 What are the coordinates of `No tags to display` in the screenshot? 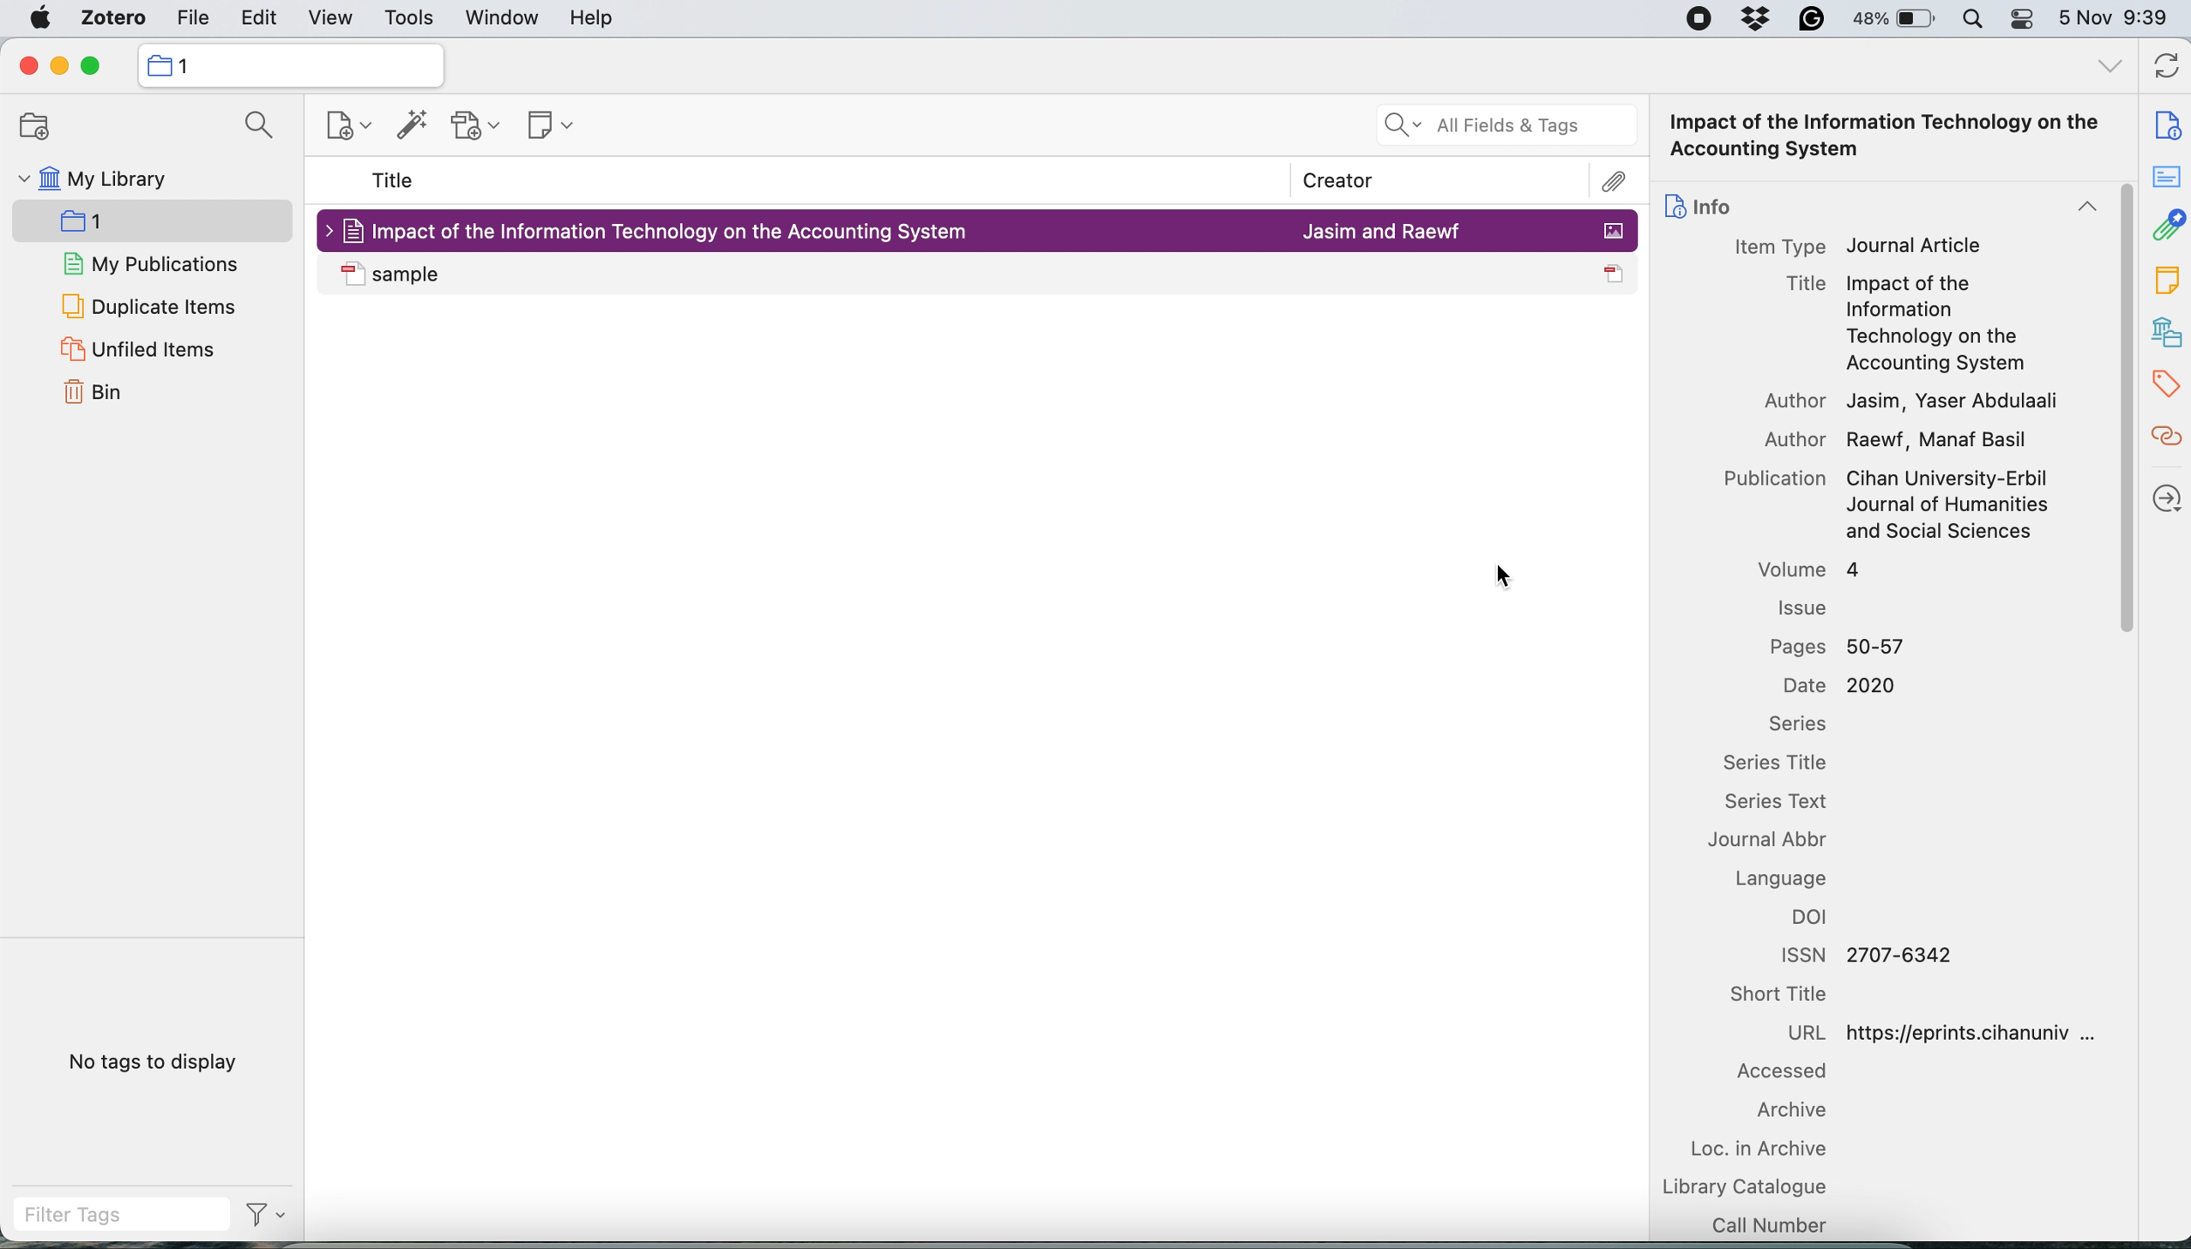 It's located at (155, 1062).